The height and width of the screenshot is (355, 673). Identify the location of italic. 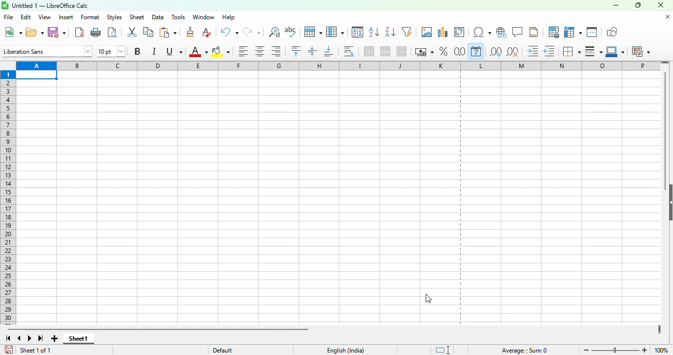
(154, 51).